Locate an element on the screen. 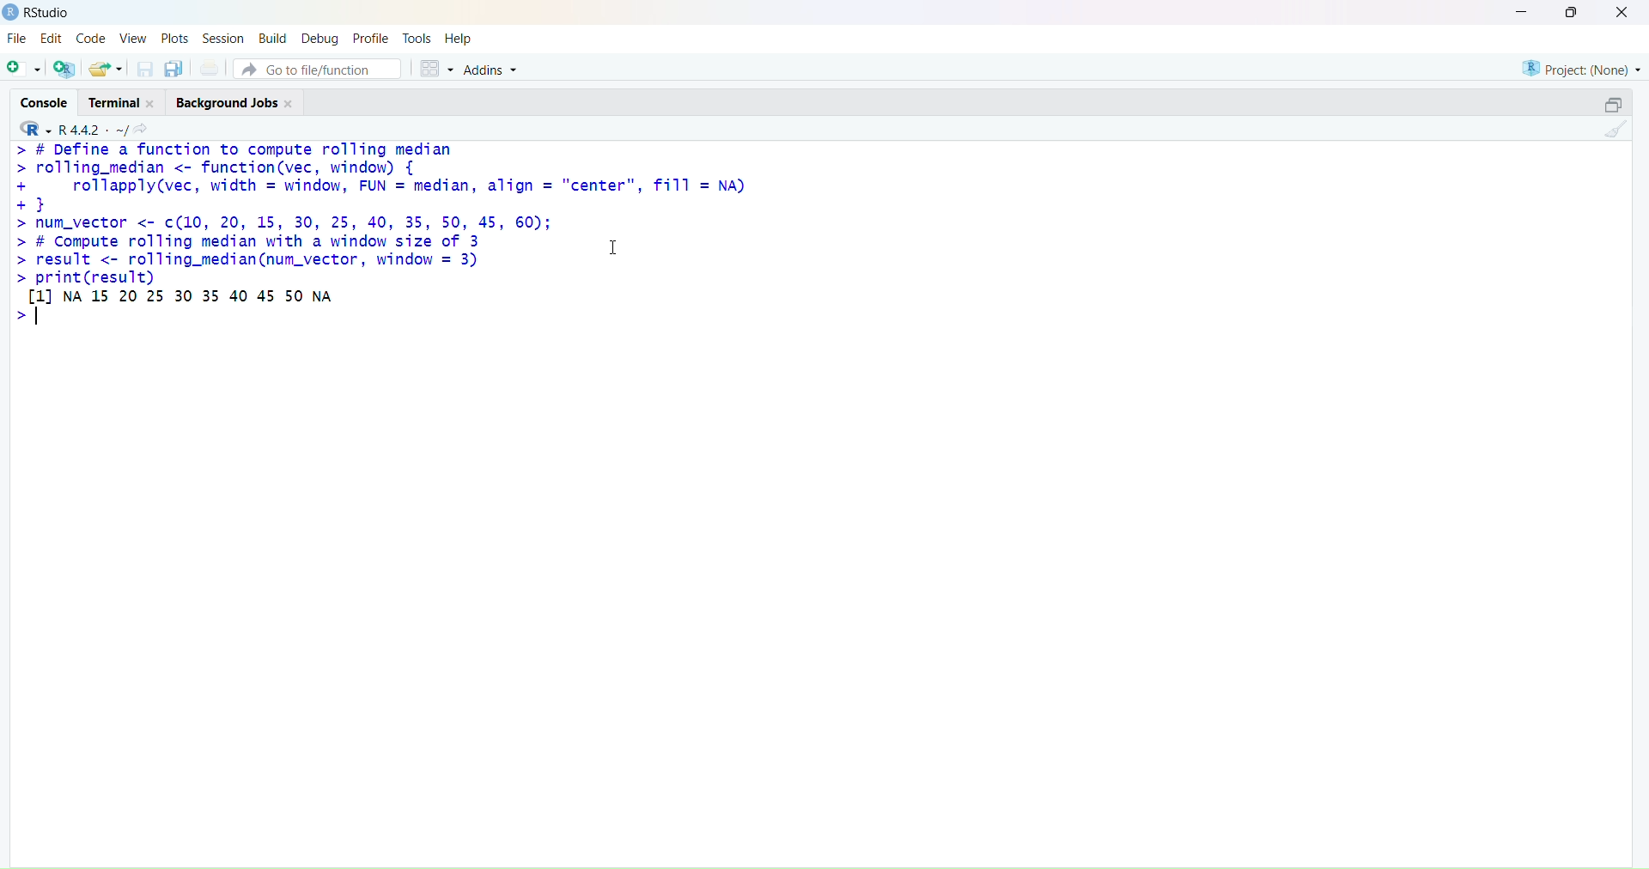 Image resolution: width=1649 pixels, height=869 pixels. edit is located at coordinates (52, 39).